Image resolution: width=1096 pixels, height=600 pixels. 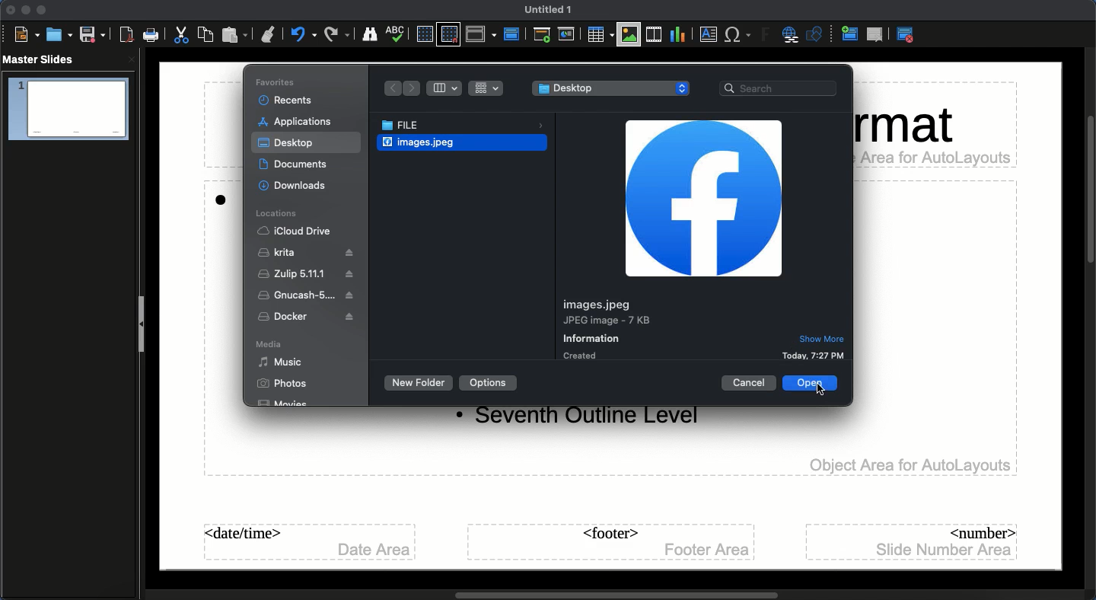 What do you see at coordinates (41, 11) in the screenshot?
I see `Maximize` at bounding box center [41, 11].